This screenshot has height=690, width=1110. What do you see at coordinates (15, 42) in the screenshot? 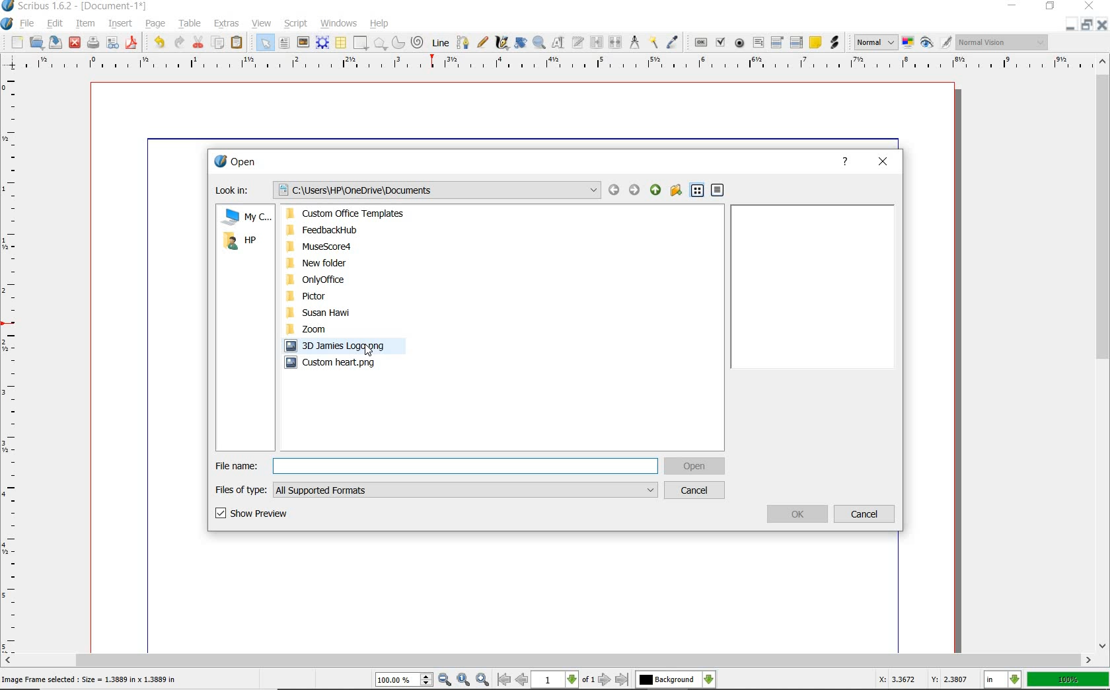
I see `new` at bounding box center [15, 42].